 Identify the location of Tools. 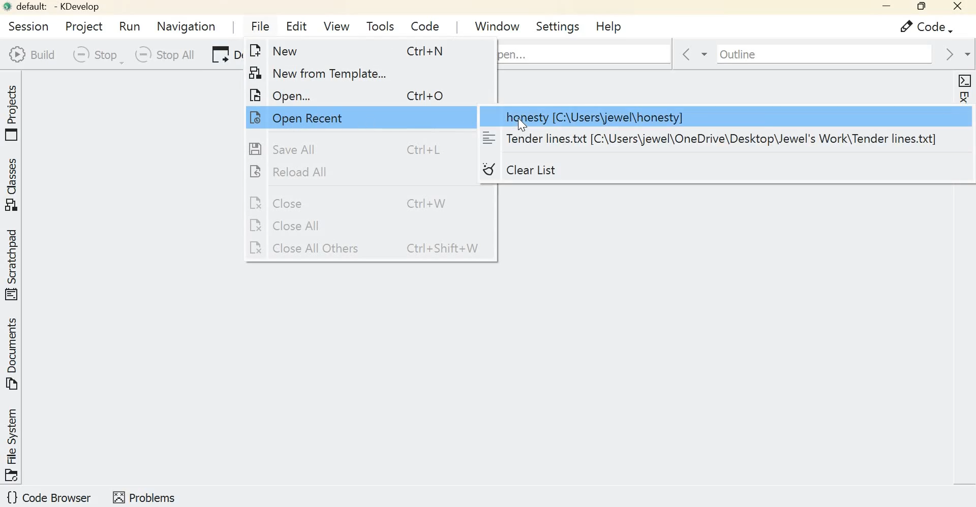
(380, 26).